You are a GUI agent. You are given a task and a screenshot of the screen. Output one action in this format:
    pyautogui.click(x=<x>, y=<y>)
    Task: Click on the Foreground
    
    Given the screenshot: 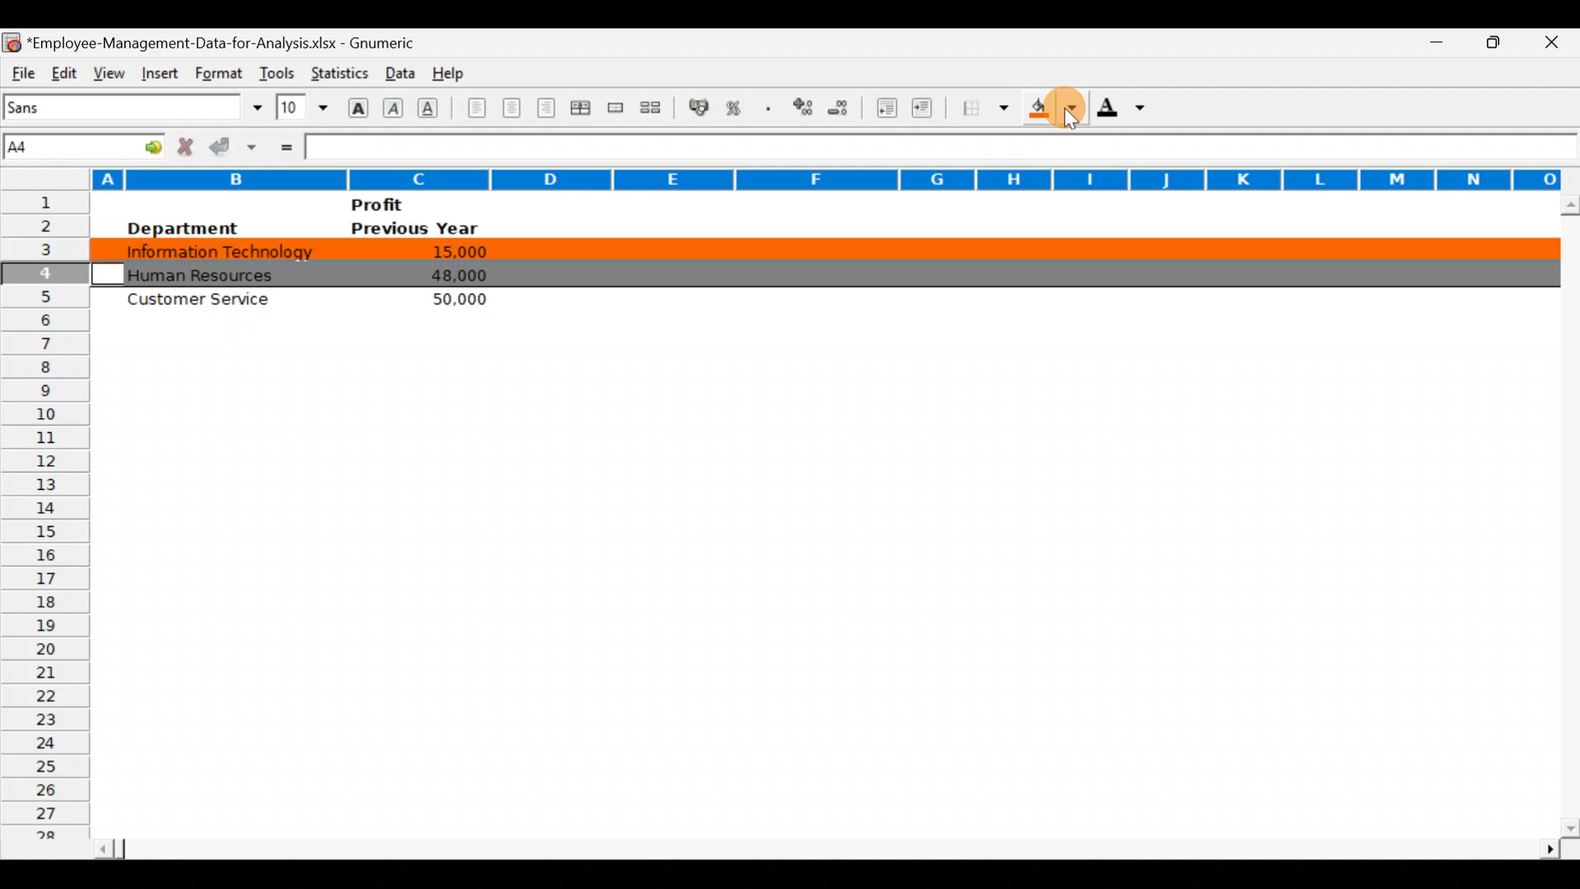 What is the action you would take?
    pyautogui.click(x=1127, y=113)
    